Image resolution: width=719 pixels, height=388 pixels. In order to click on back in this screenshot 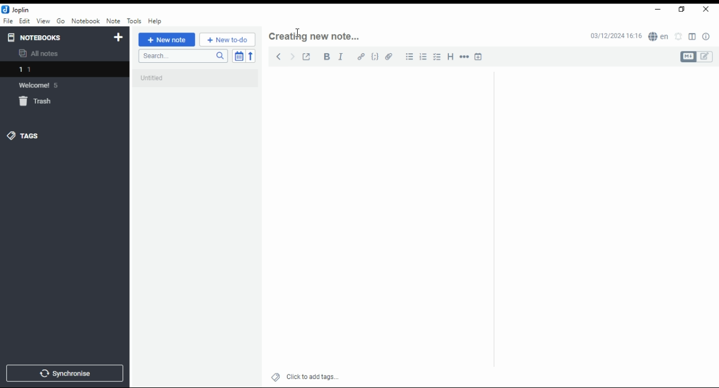, I will do `click(279, 56)`.